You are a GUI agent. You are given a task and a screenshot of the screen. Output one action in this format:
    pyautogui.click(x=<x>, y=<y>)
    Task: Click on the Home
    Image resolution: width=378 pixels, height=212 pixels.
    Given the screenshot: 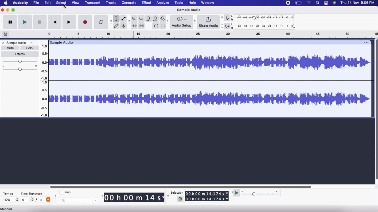 What is the action you would take?
    pyautogui.click(x=6, y=3)
    